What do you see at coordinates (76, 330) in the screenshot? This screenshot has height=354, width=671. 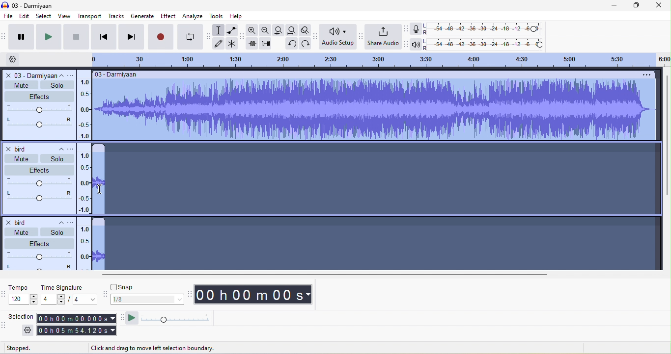 I see `00 h 05 m 54.1.120 s` at bounding box center [76, 330].